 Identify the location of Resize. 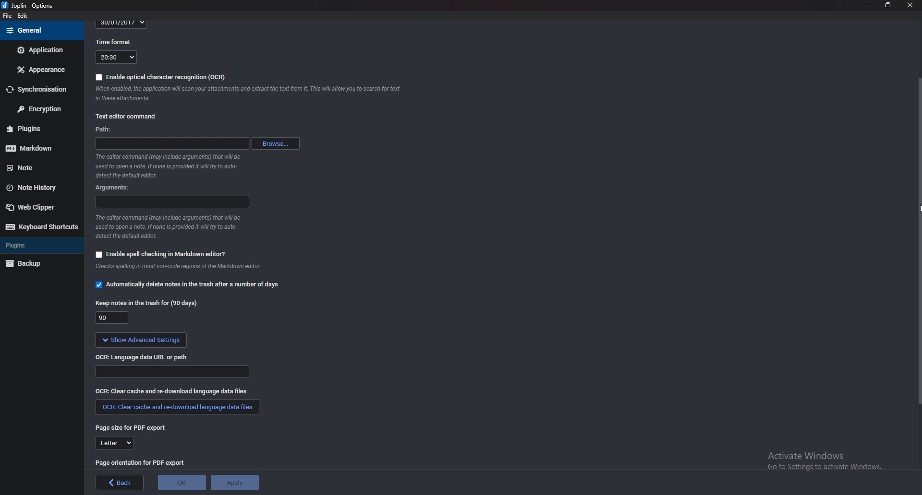
(888, 5).